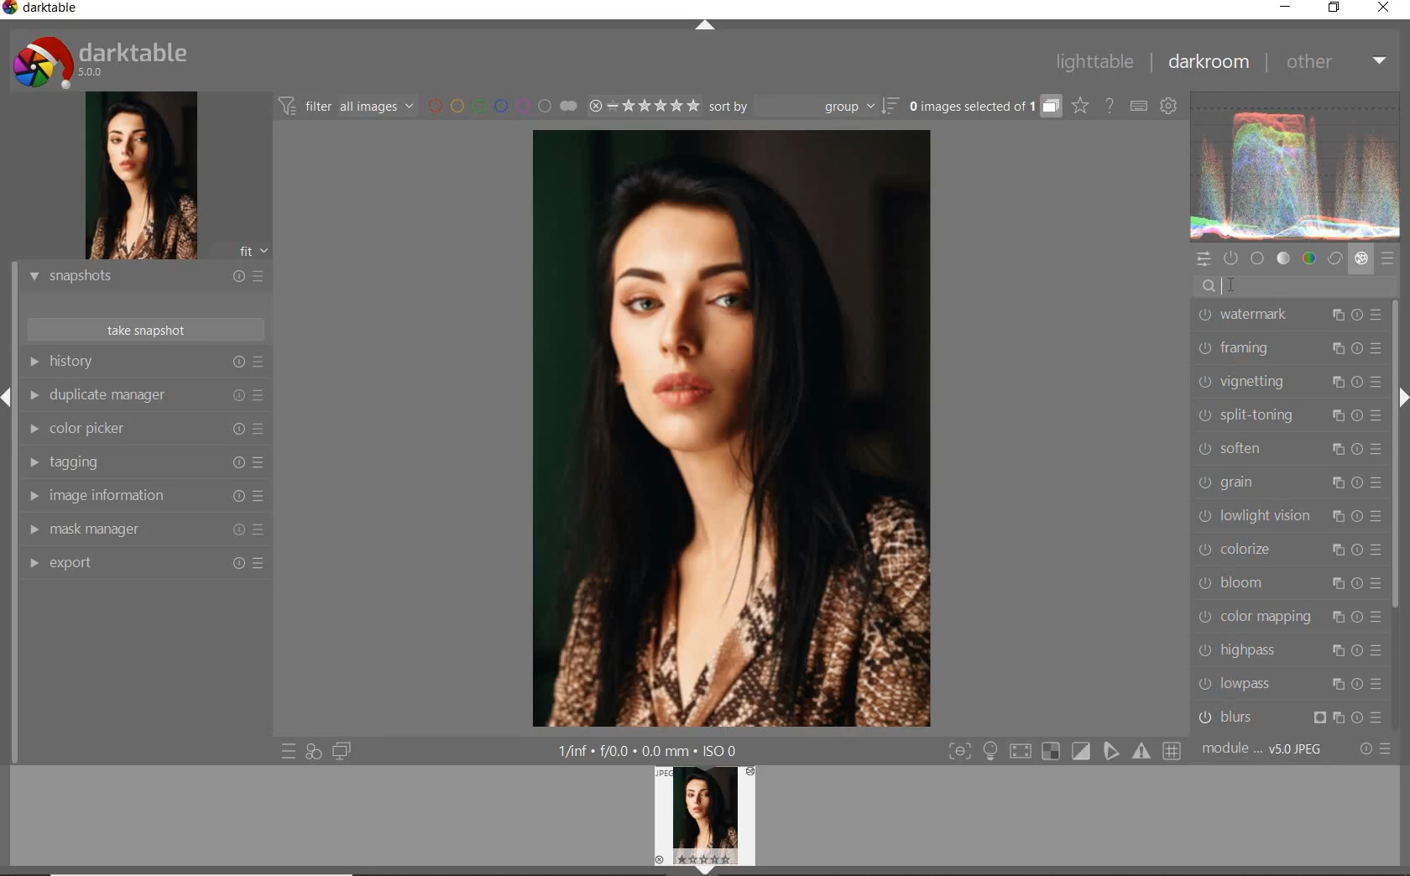 This screenshot has height=876, width=1410. What do you see at coordinates (1289, 415) in the screenshot?
I see `split-toning` at bounding box center [1289, 415].